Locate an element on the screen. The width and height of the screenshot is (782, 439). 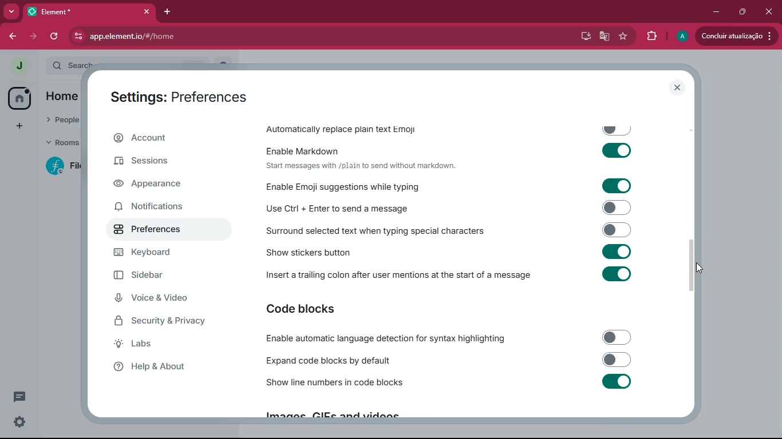
Use Ctrl + Enter to send a message is located at coordinates (451, 207).